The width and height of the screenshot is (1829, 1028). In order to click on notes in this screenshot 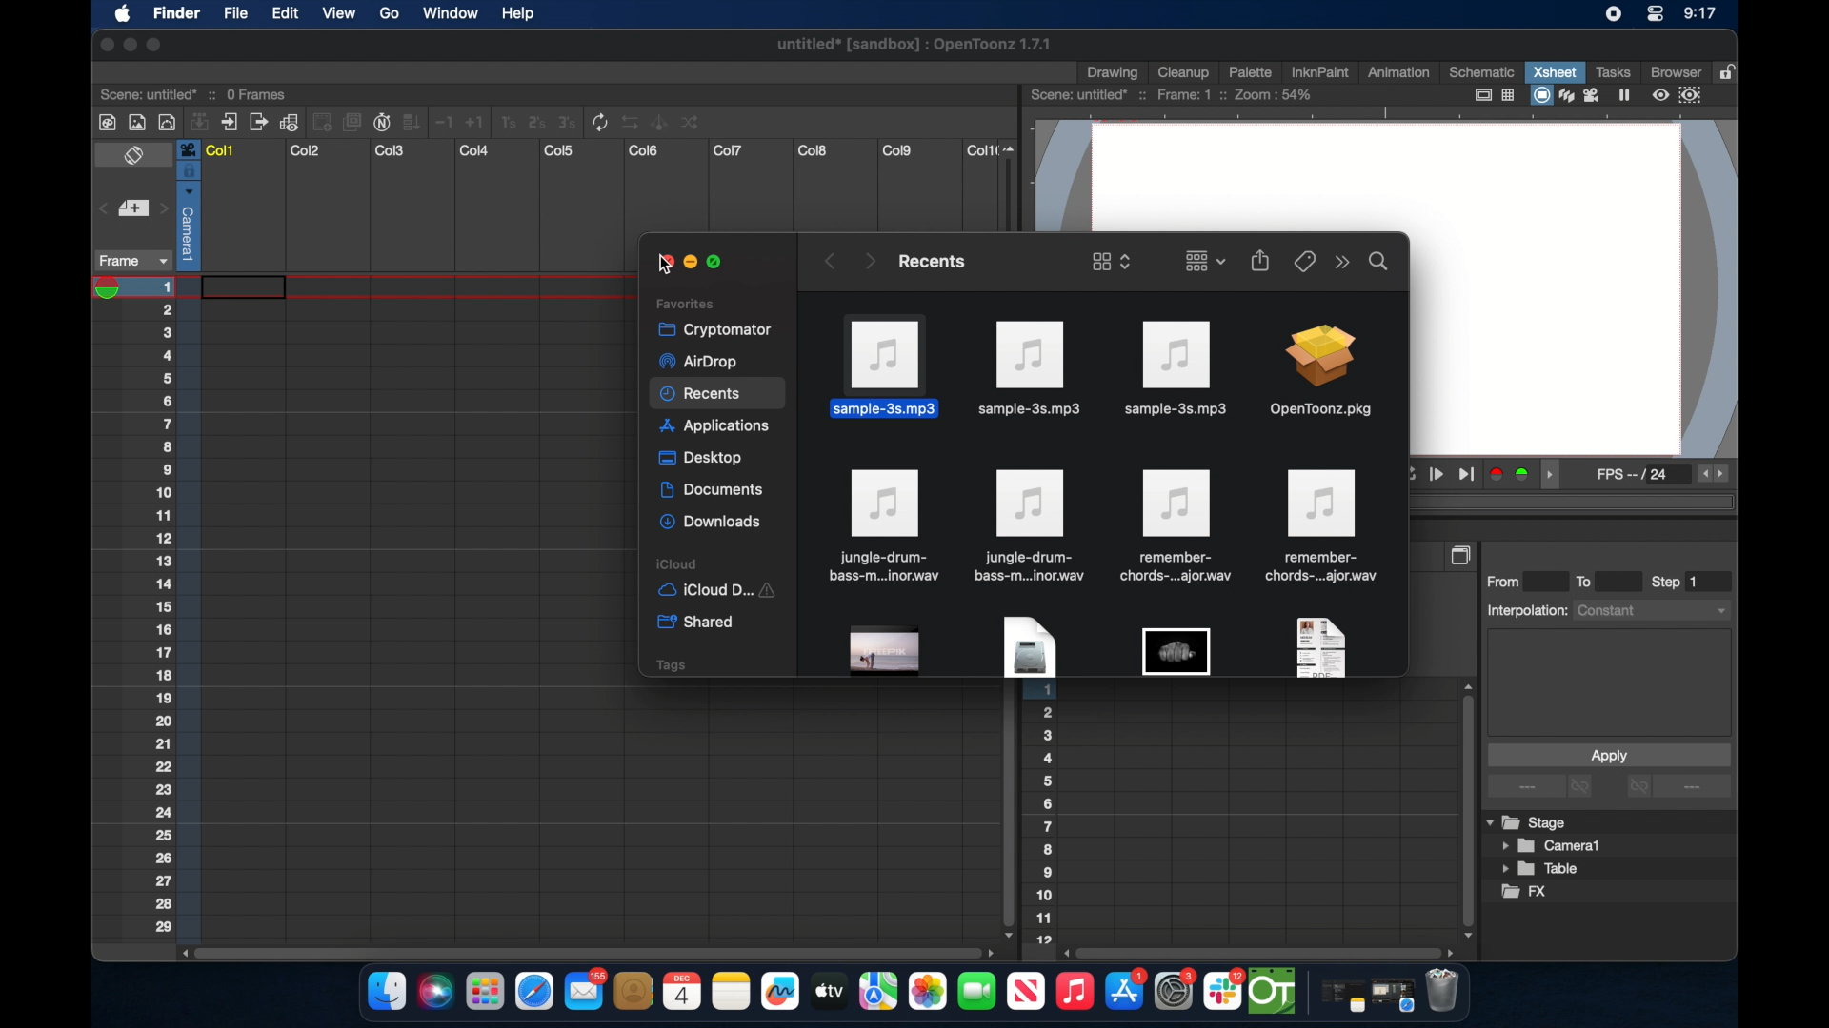, I will do `click(731, 992)`.